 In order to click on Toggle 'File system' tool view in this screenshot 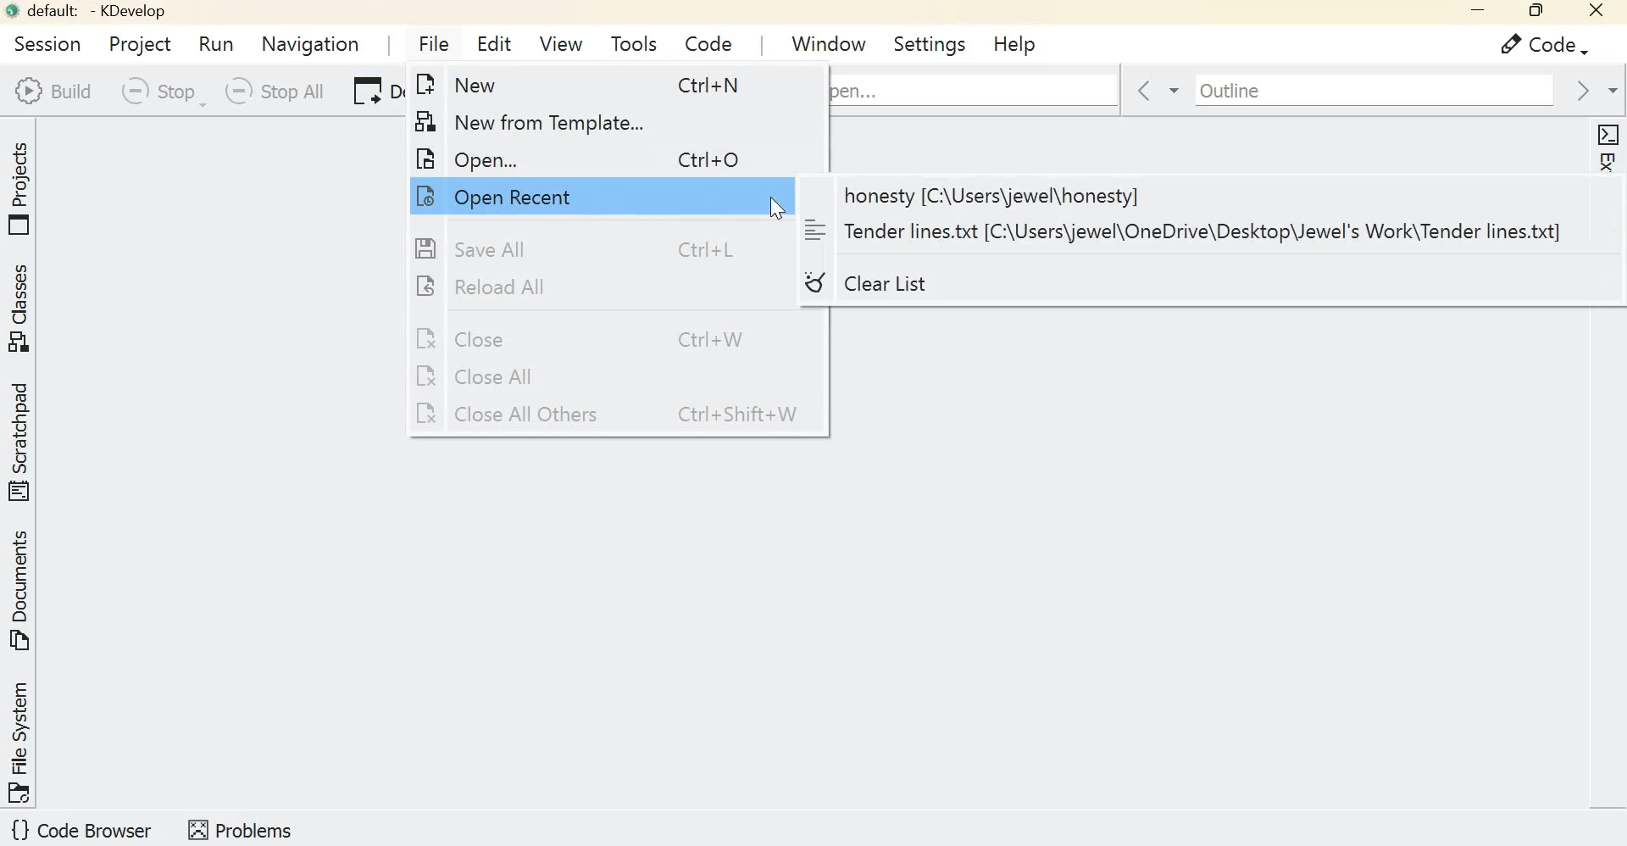, I will do `click(22, 741)`.